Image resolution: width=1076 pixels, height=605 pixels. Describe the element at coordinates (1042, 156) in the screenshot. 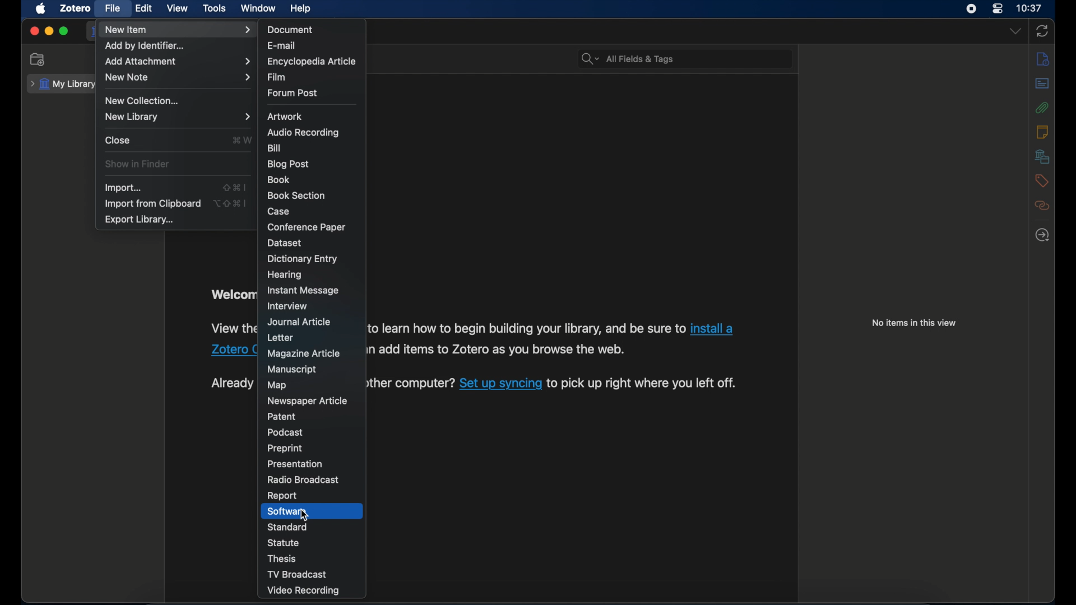

I see `libraries` at that location.